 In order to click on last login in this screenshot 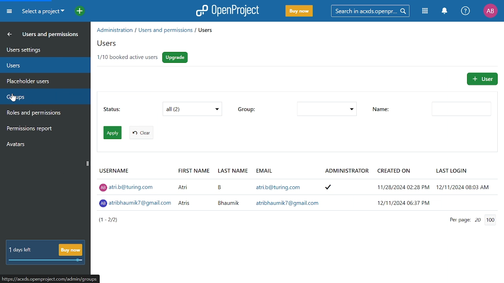, I will do `click(464, 195)`.